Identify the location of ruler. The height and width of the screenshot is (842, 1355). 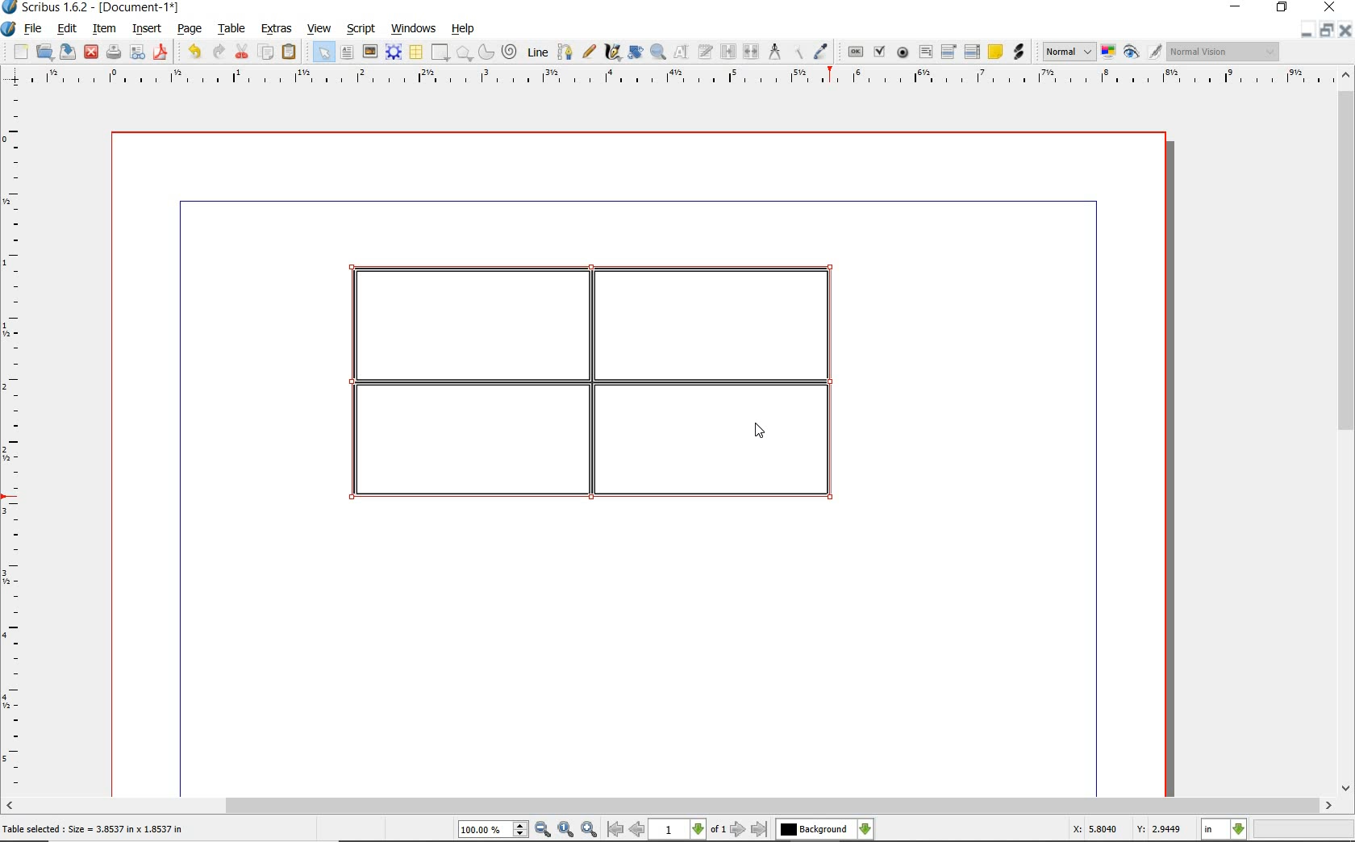
(685, 77).